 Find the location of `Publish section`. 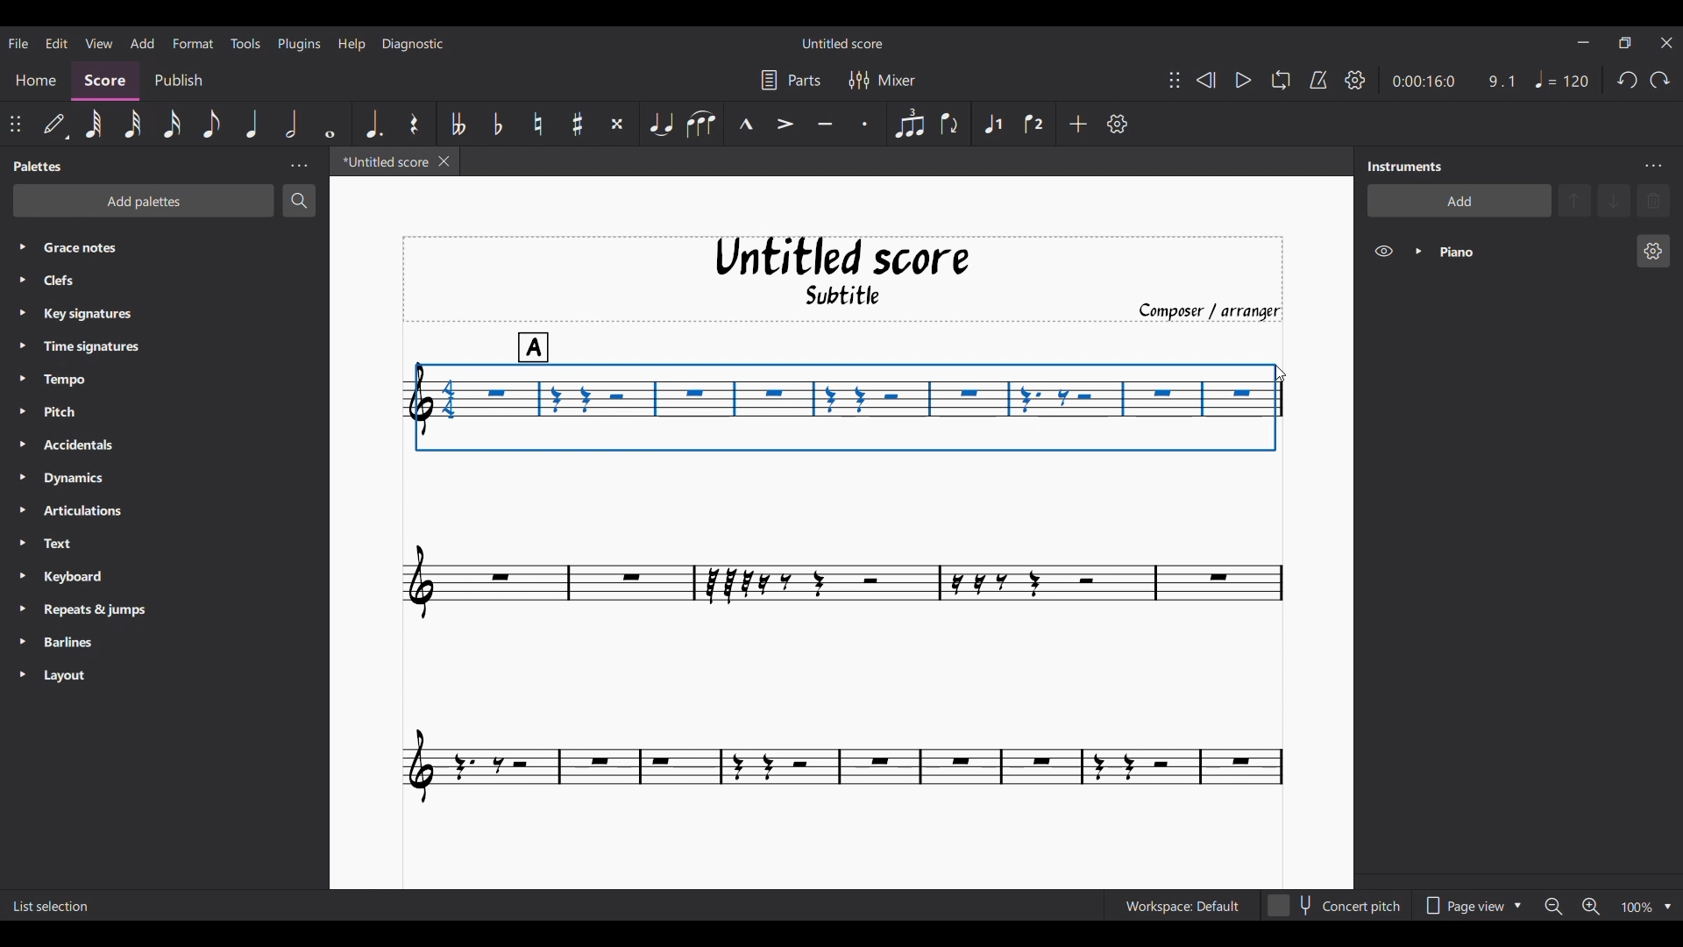

Publish section is located at coordinates (181, 77).